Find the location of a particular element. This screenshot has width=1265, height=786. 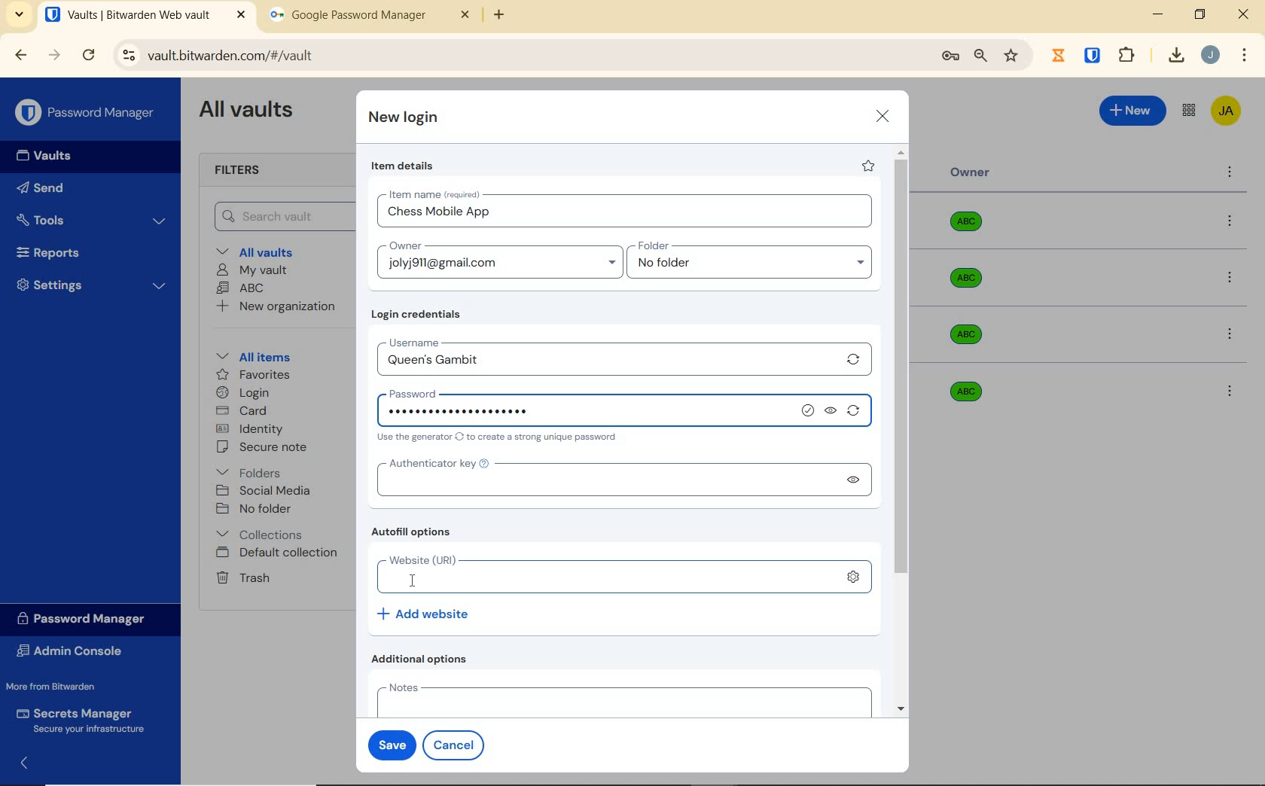

Owner organization is located at coordinates (969, 285).